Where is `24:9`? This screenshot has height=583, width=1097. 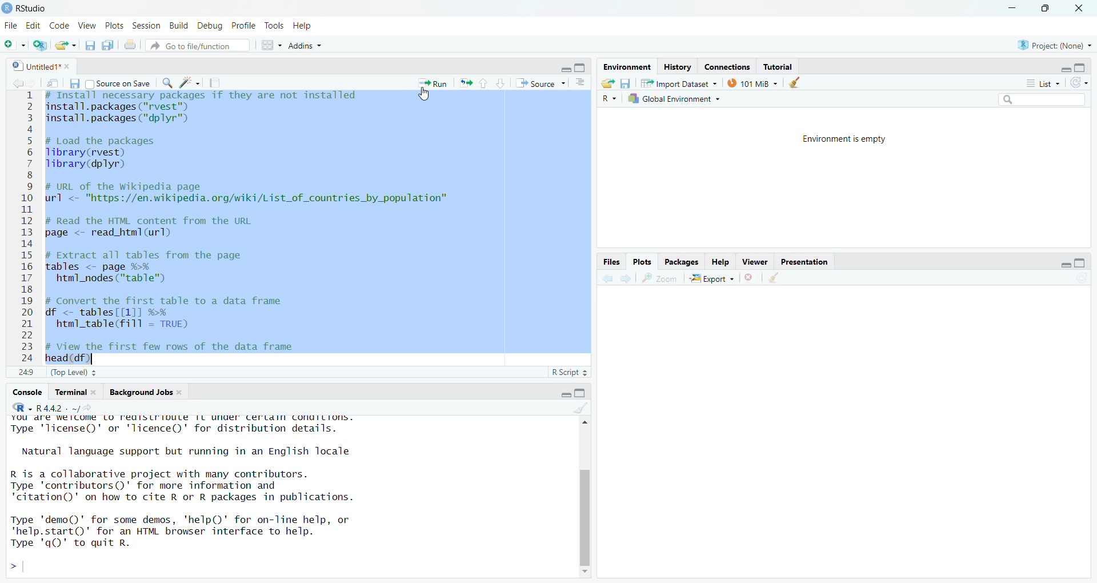
24:9 is located at coordinates (26, 372).